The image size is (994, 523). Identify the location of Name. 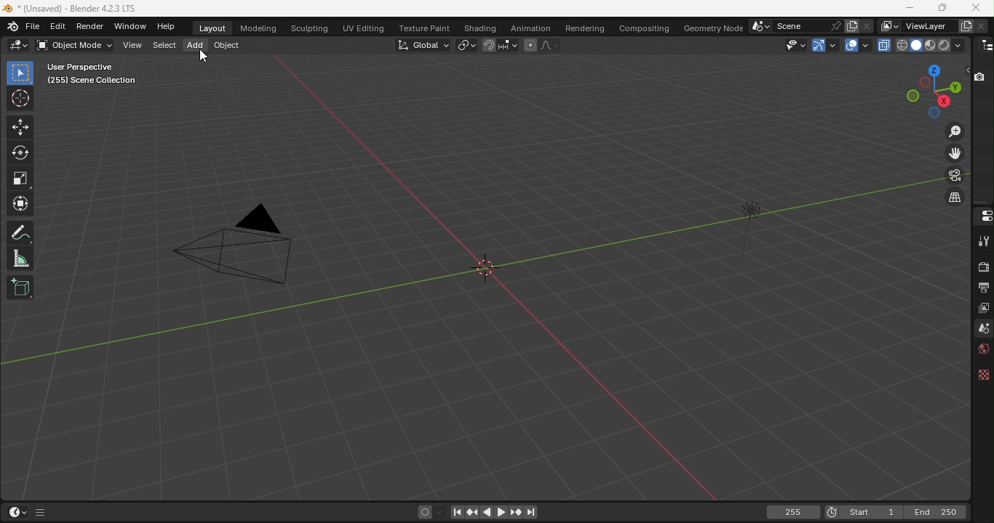
(926, 25).